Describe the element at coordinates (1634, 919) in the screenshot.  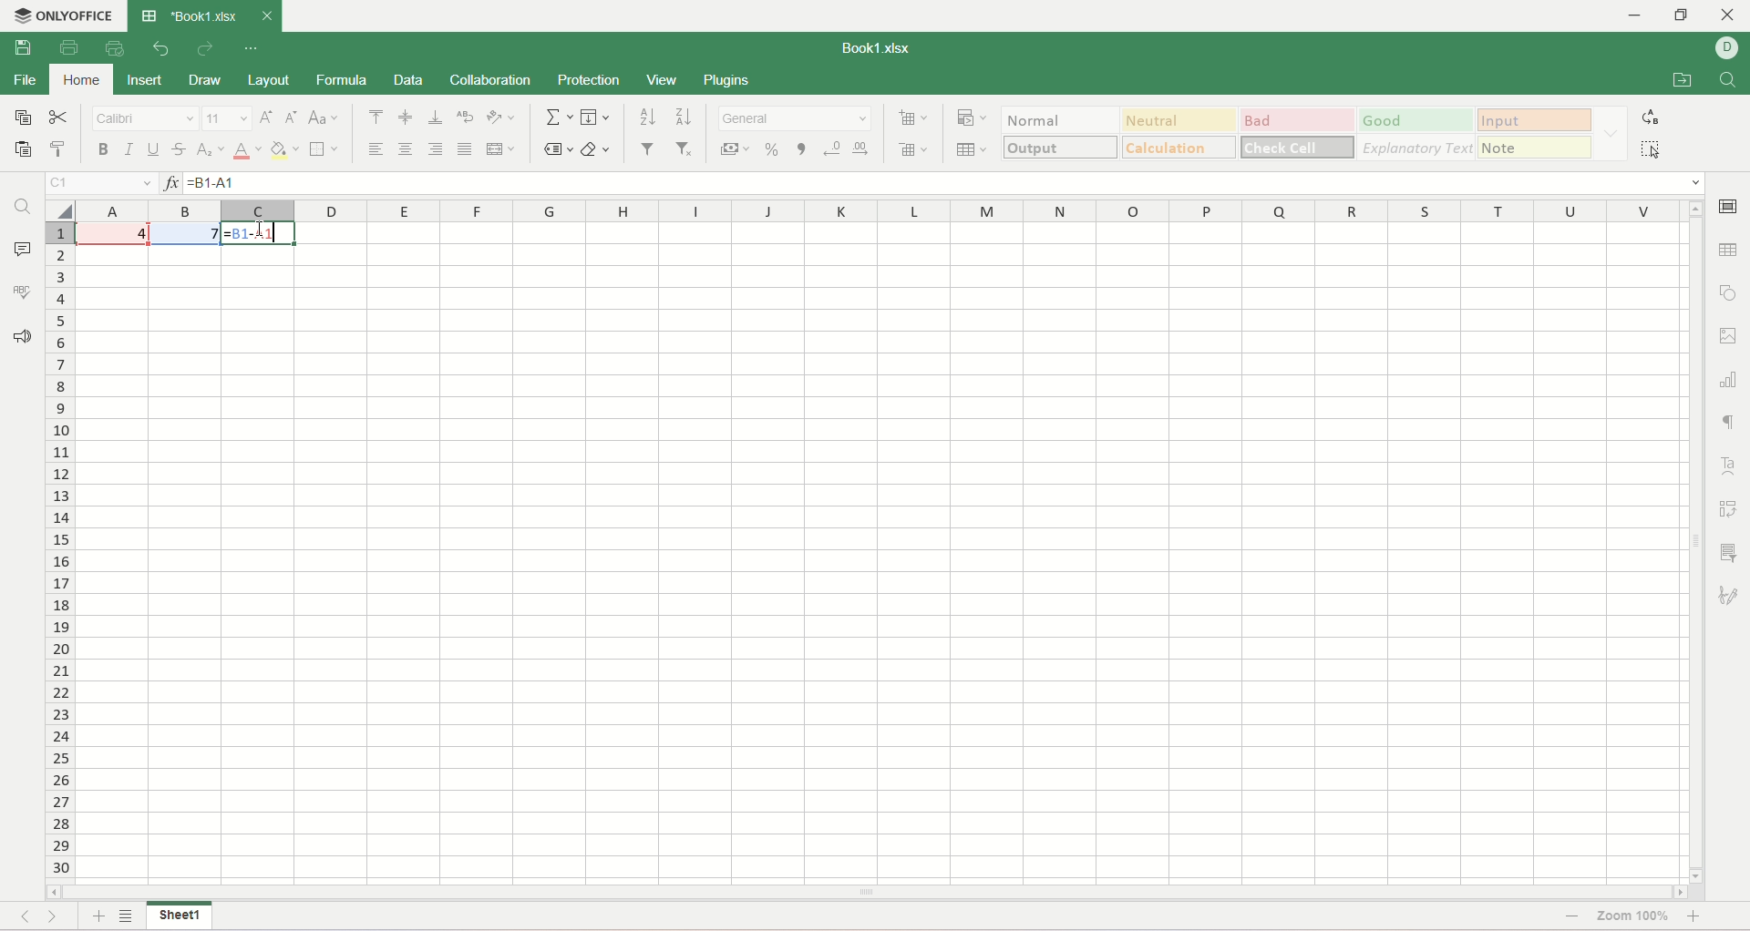
I see `zoom percent` at that location.